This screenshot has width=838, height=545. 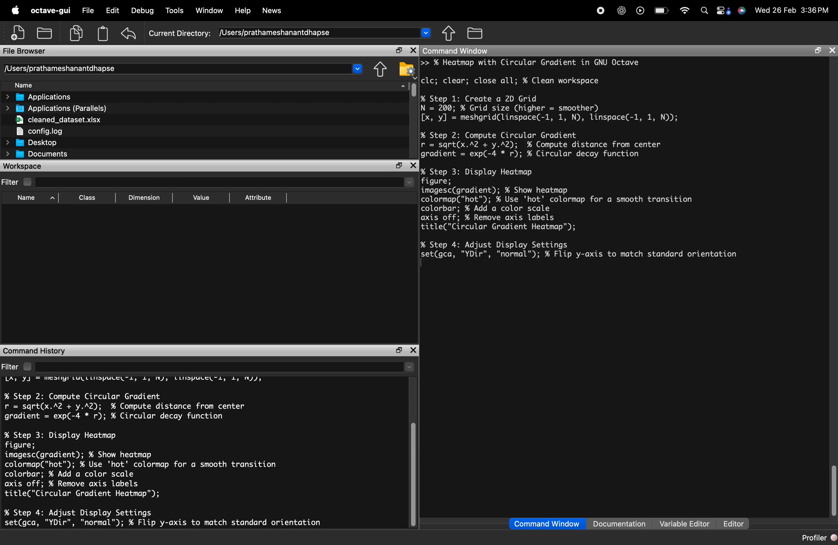 What do you see at coordinates (735, 523) in the screenshot?
I see `Editor` at bounding box center [735, 523].